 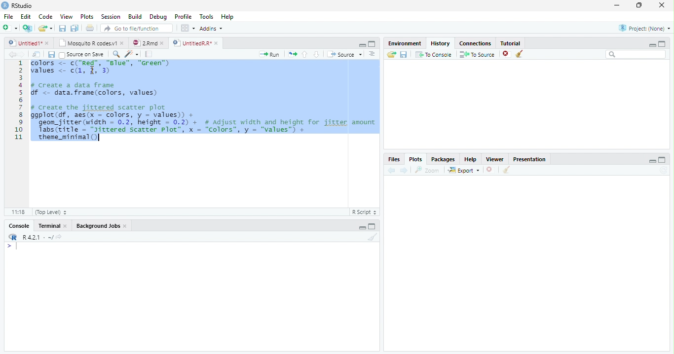 What do you see at coordinates (75, 28) in the screenshot?
I see `Save all open documents` at bounding box center [75, 28].